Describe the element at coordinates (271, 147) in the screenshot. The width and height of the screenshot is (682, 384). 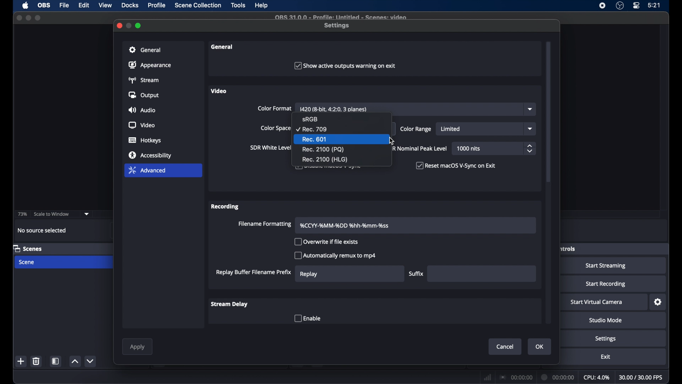
I see `sir white level` at that location.